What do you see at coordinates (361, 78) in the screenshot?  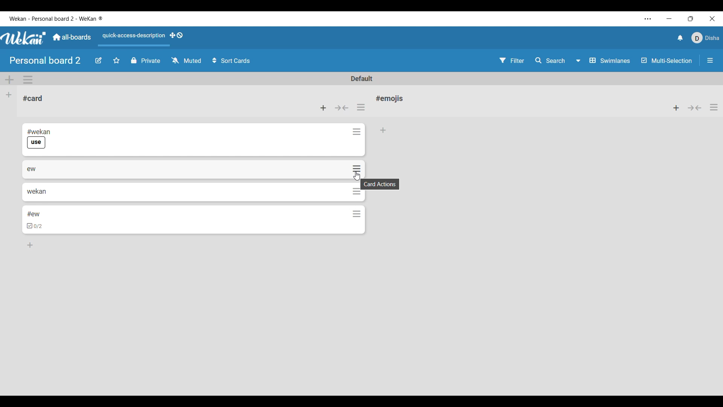 I see `Default` at bounding box center [361, 78].